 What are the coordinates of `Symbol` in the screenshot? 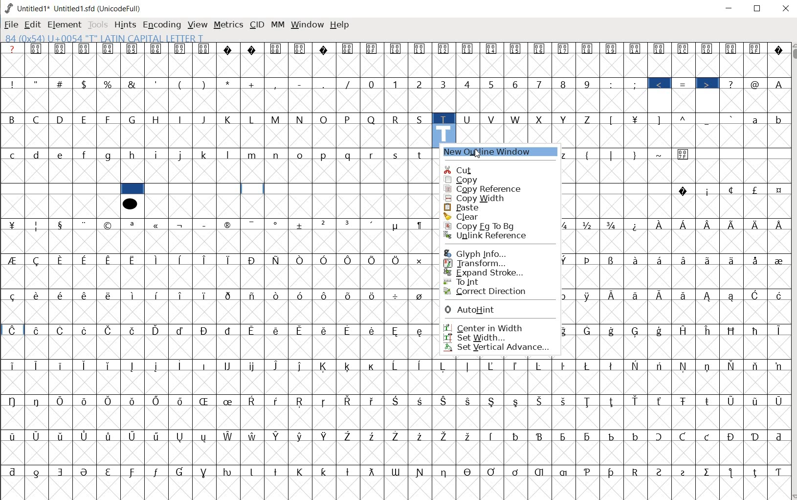 It's located at (756, 48).